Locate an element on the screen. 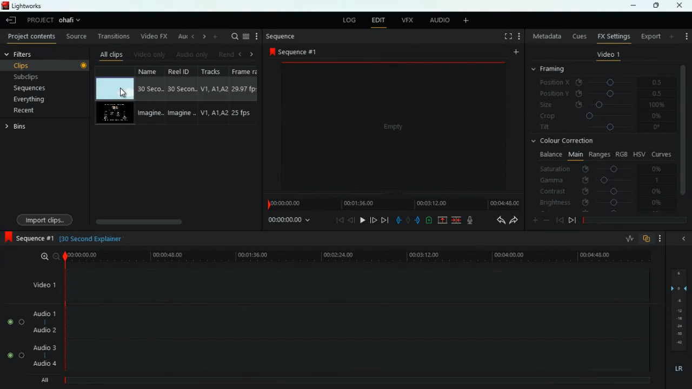 The image size is (692, 389). right is located at coordinates (202, 37).